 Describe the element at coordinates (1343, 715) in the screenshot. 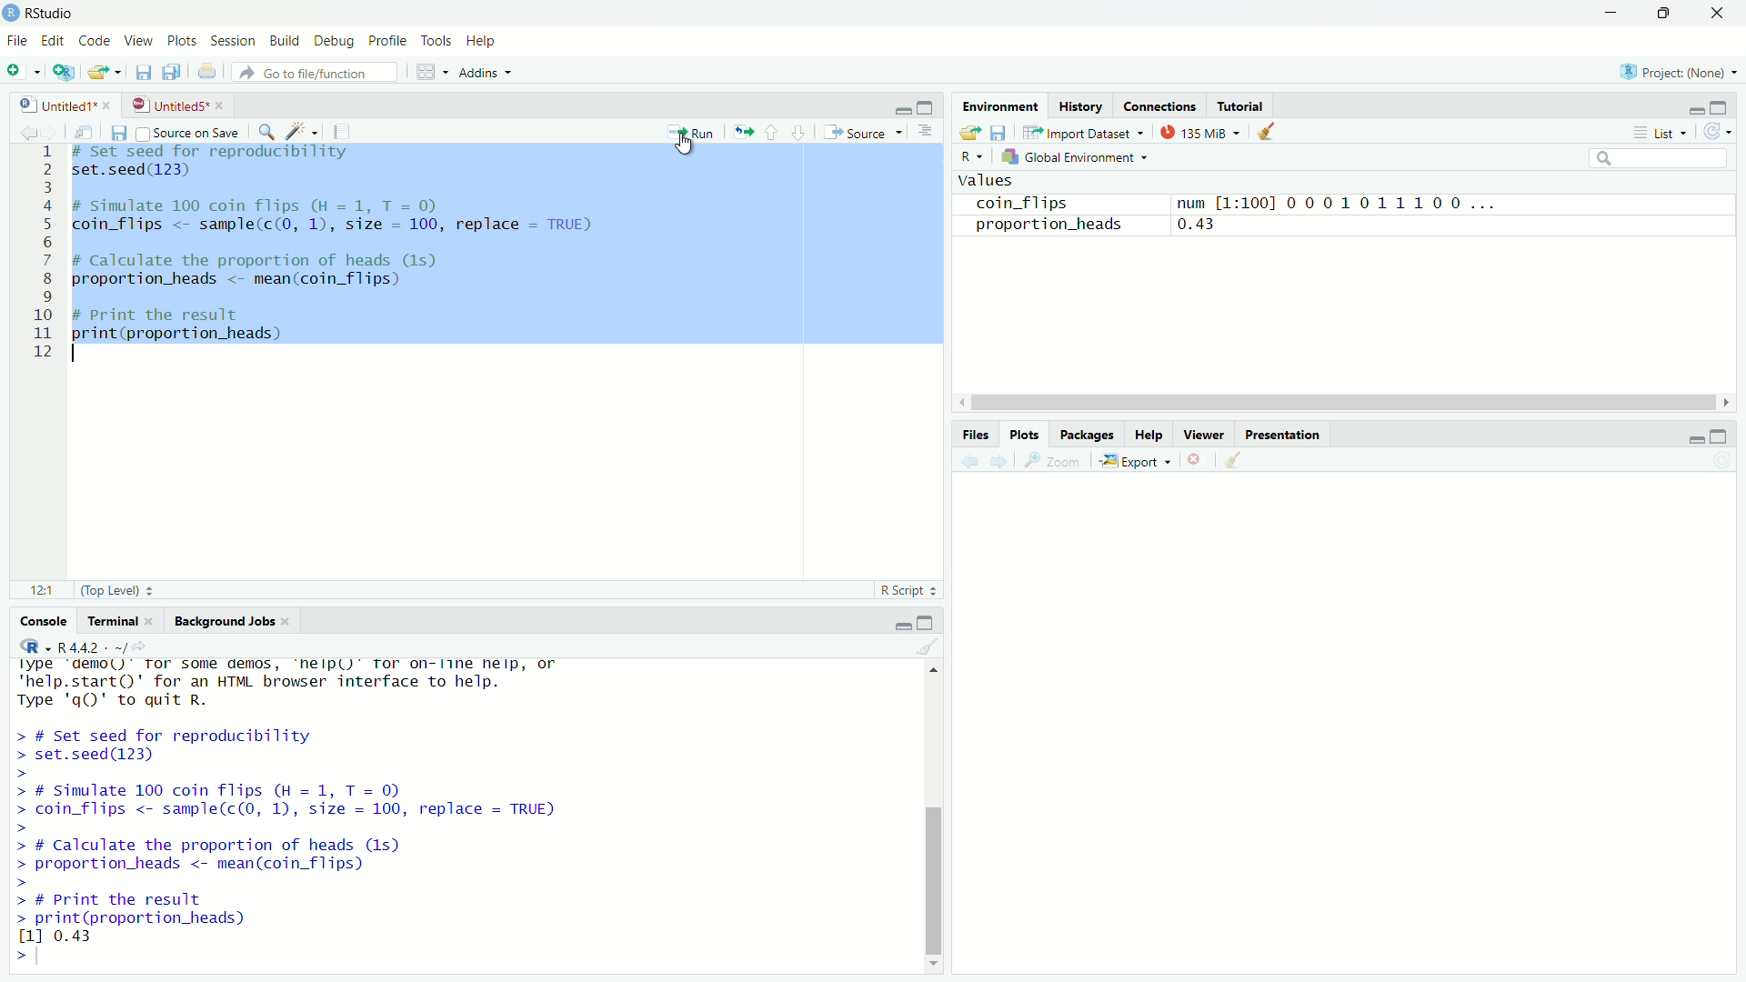

I see `` at that location.